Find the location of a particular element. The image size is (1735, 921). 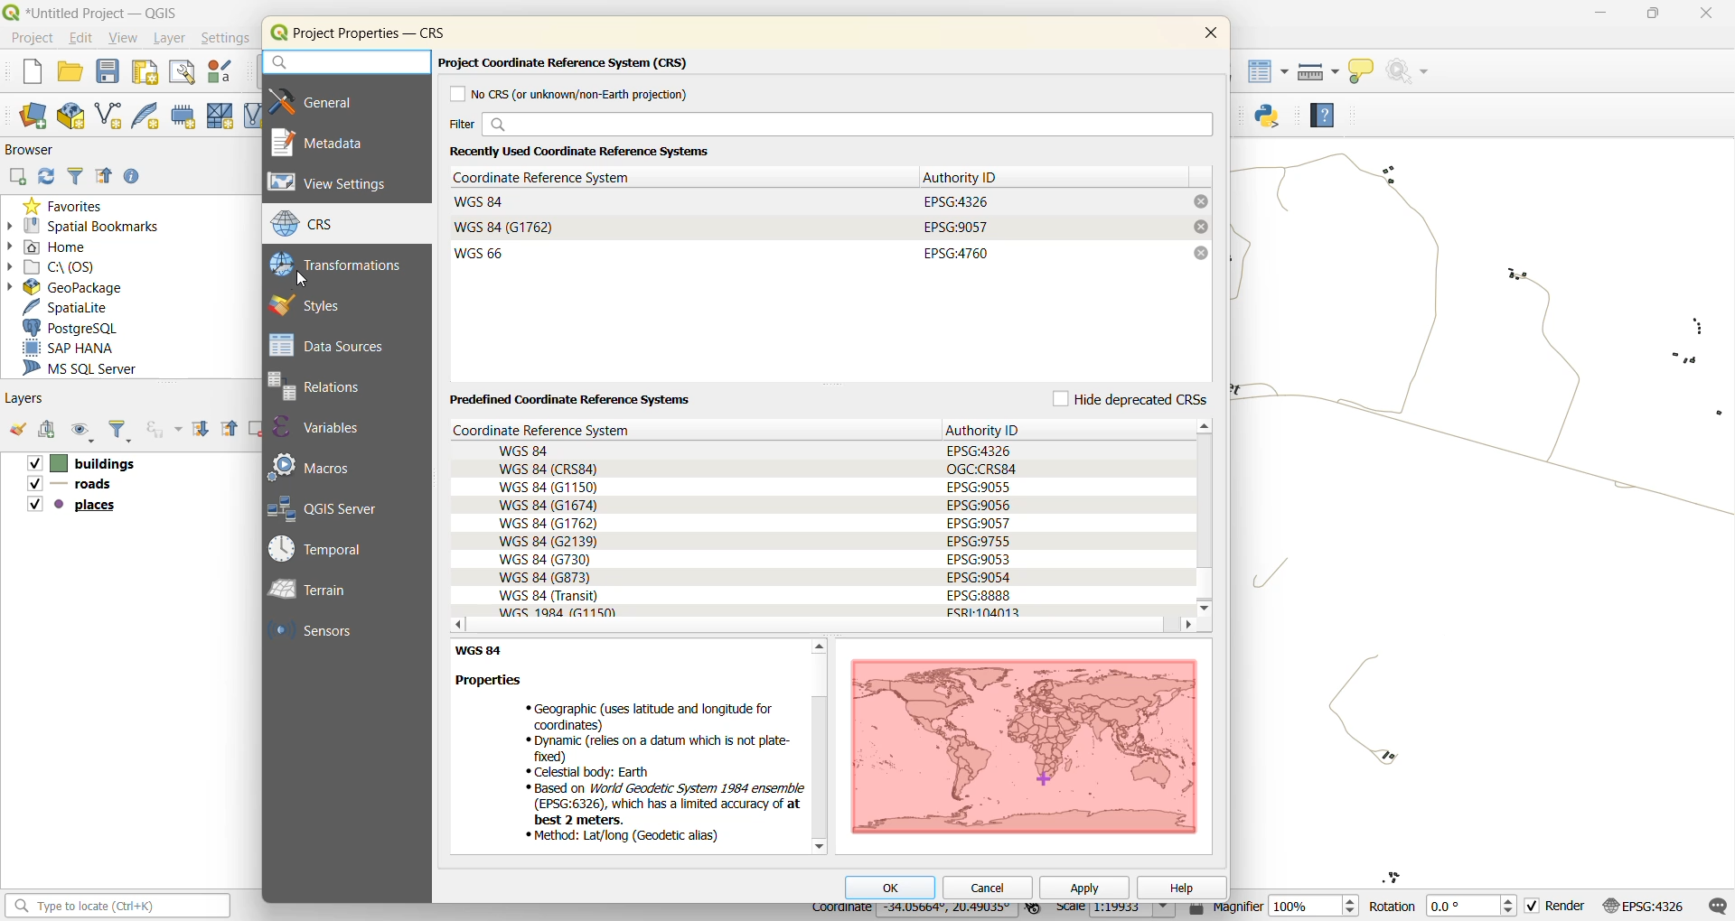

remove is located at coordinates (1200, 227).